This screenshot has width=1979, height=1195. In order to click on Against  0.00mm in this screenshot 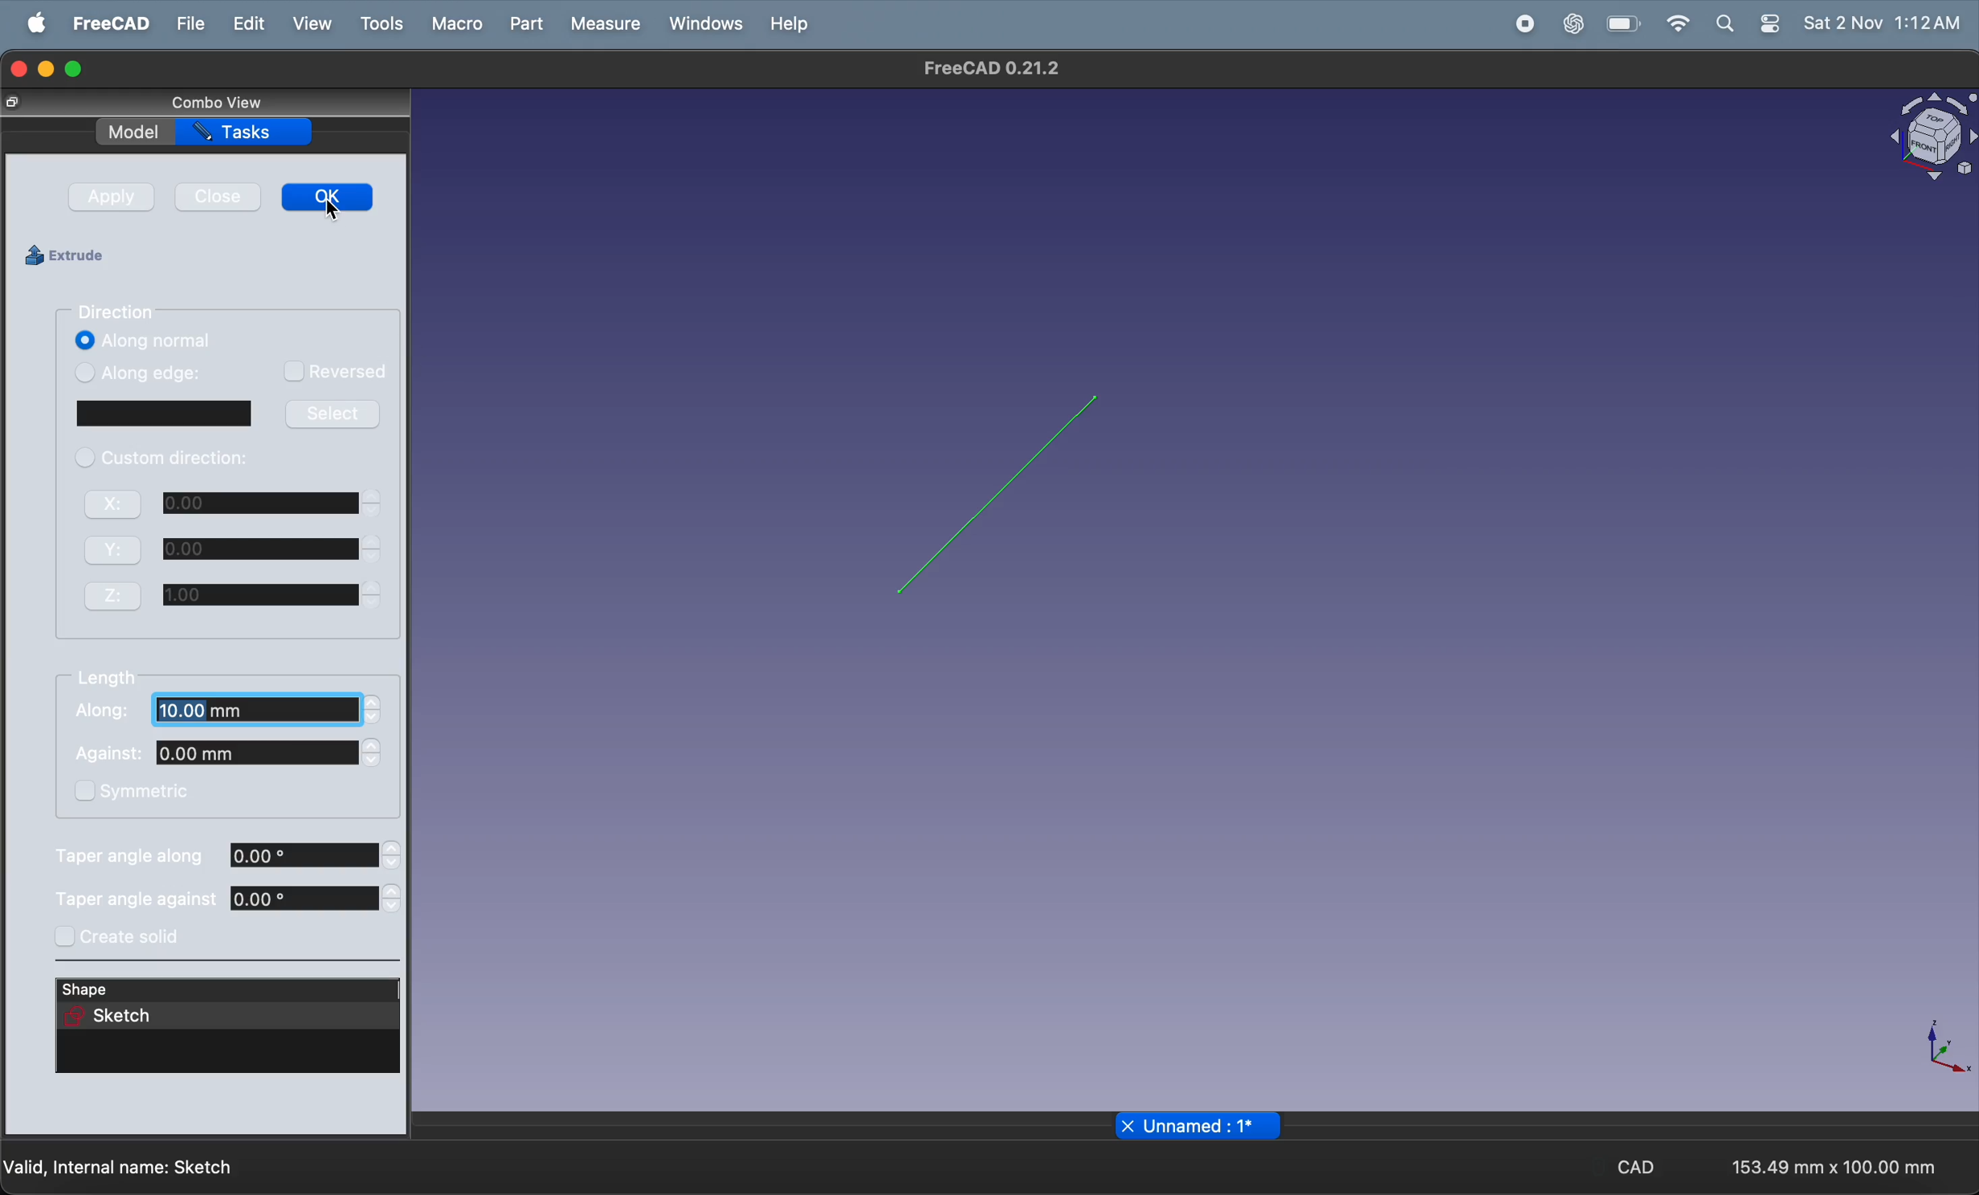, I will do `click(222, 752)`.